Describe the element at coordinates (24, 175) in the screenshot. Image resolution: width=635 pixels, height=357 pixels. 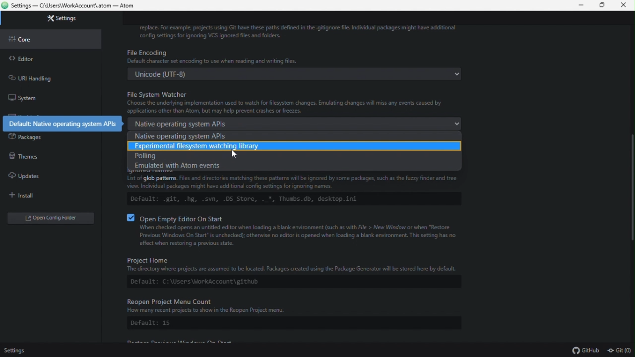
I see `Updates` at that location.